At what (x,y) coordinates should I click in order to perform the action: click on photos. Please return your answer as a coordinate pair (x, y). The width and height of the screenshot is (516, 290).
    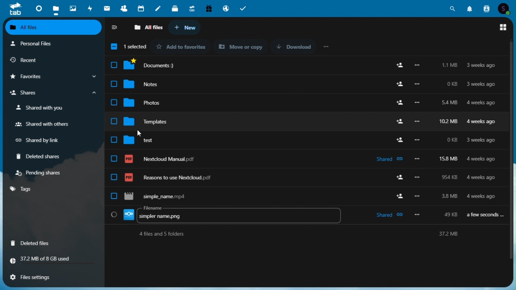
    Looking at the image, I should click on (72, 7).